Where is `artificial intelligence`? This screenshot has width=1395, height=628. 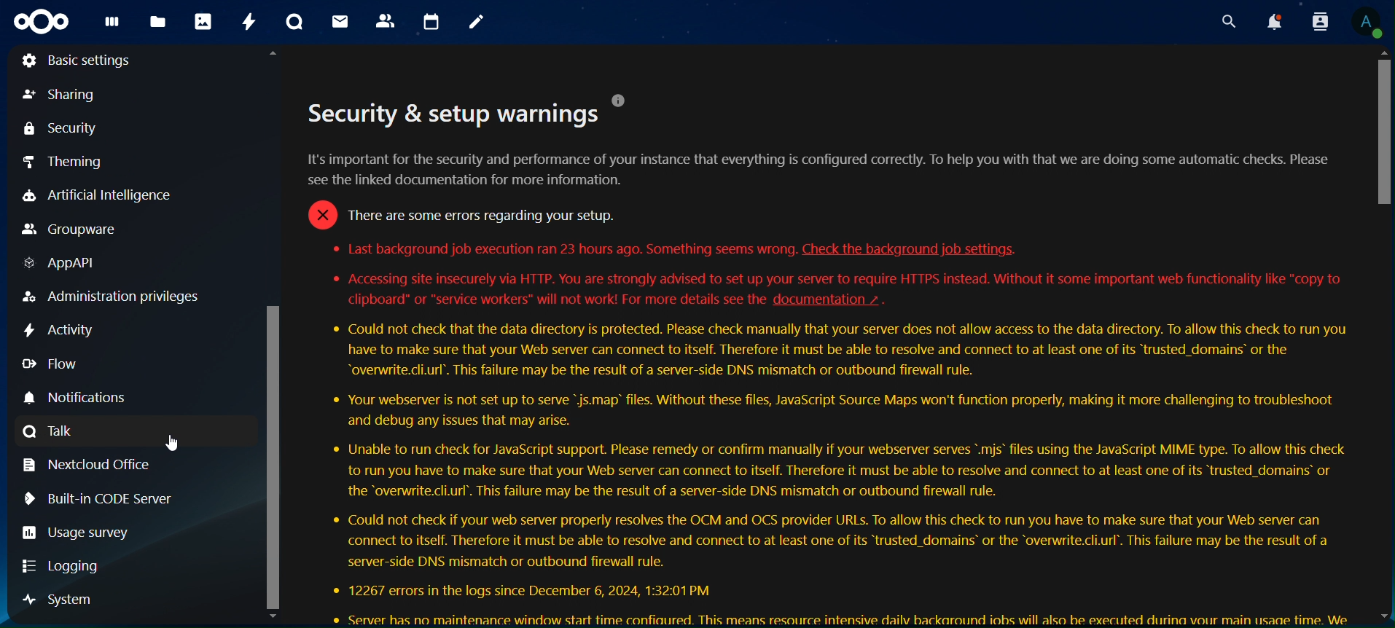
artificial intelligence is located at coordinates (112, 195).